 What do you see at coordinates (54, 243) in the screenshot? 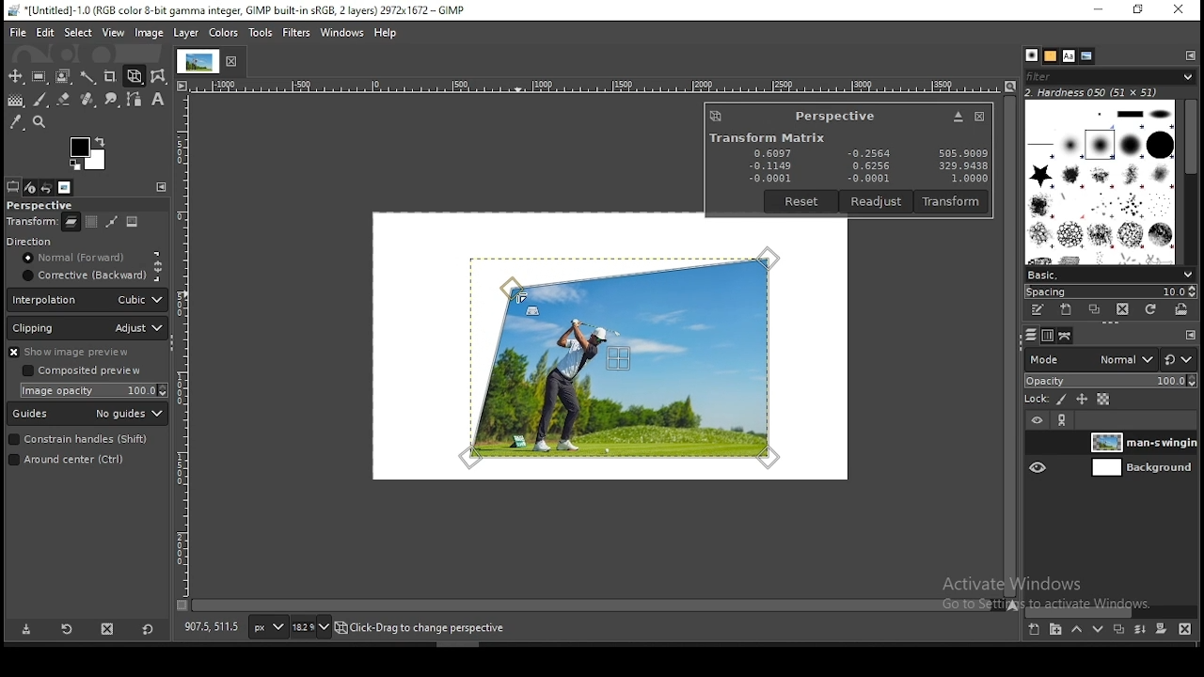
I see `direction` at bounding box center [54, 243].